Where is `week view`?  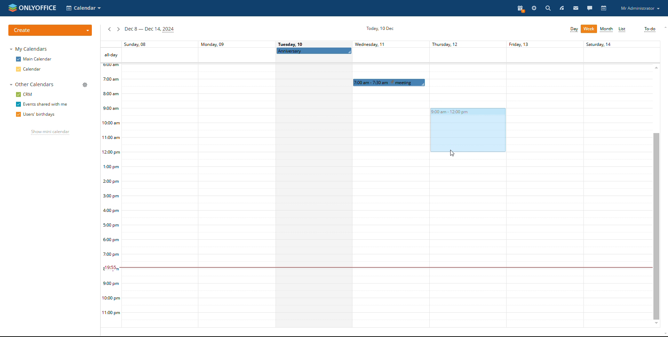
week view is located at coordinates (589, 29).